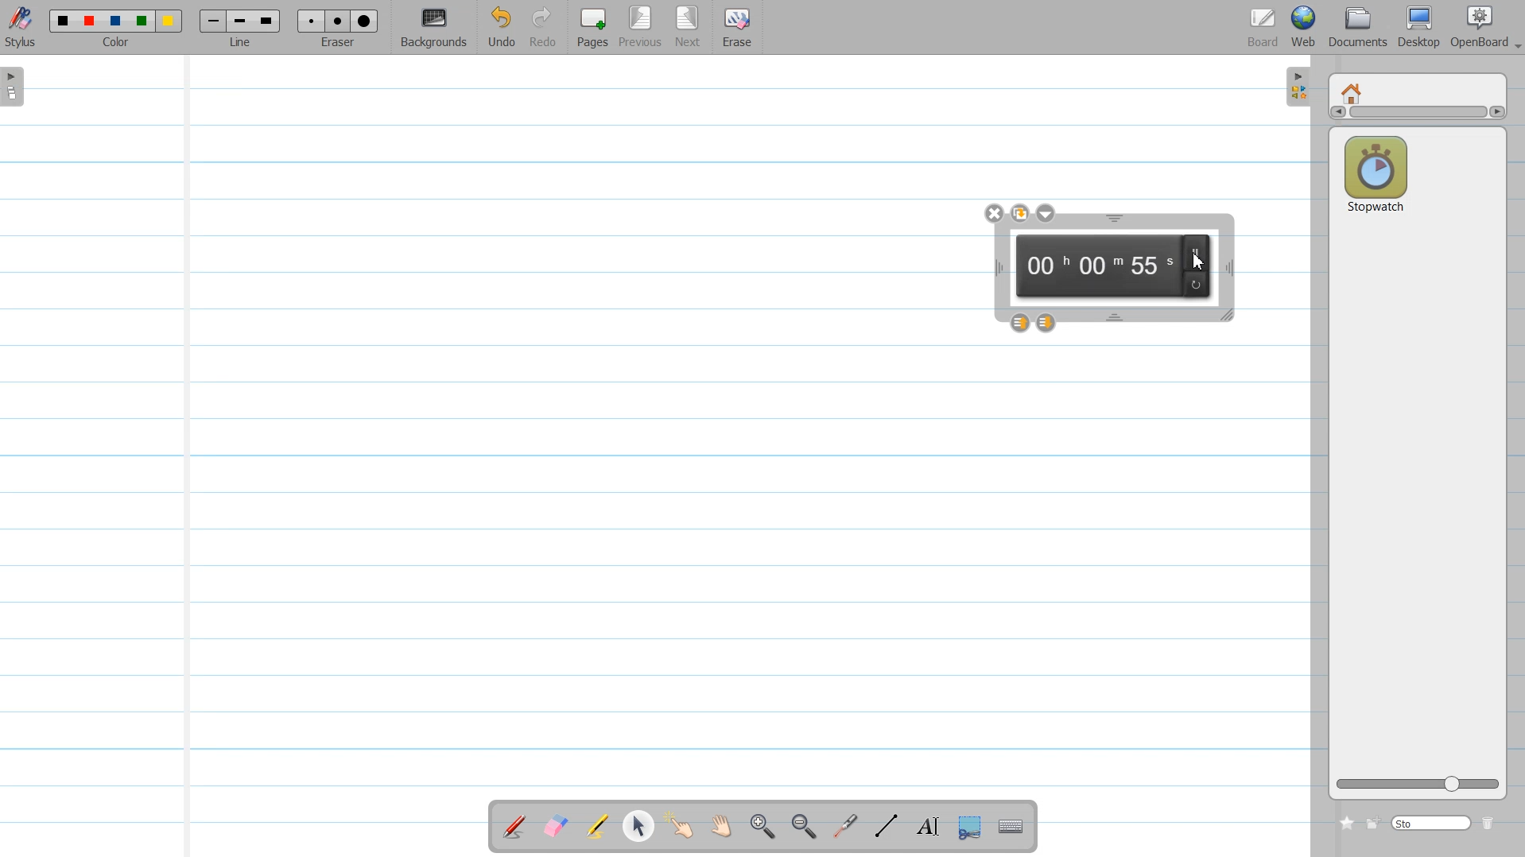 The height and width of the screenshot is (857, 1525). I want to click on Create new folder, so click(1374, 822).